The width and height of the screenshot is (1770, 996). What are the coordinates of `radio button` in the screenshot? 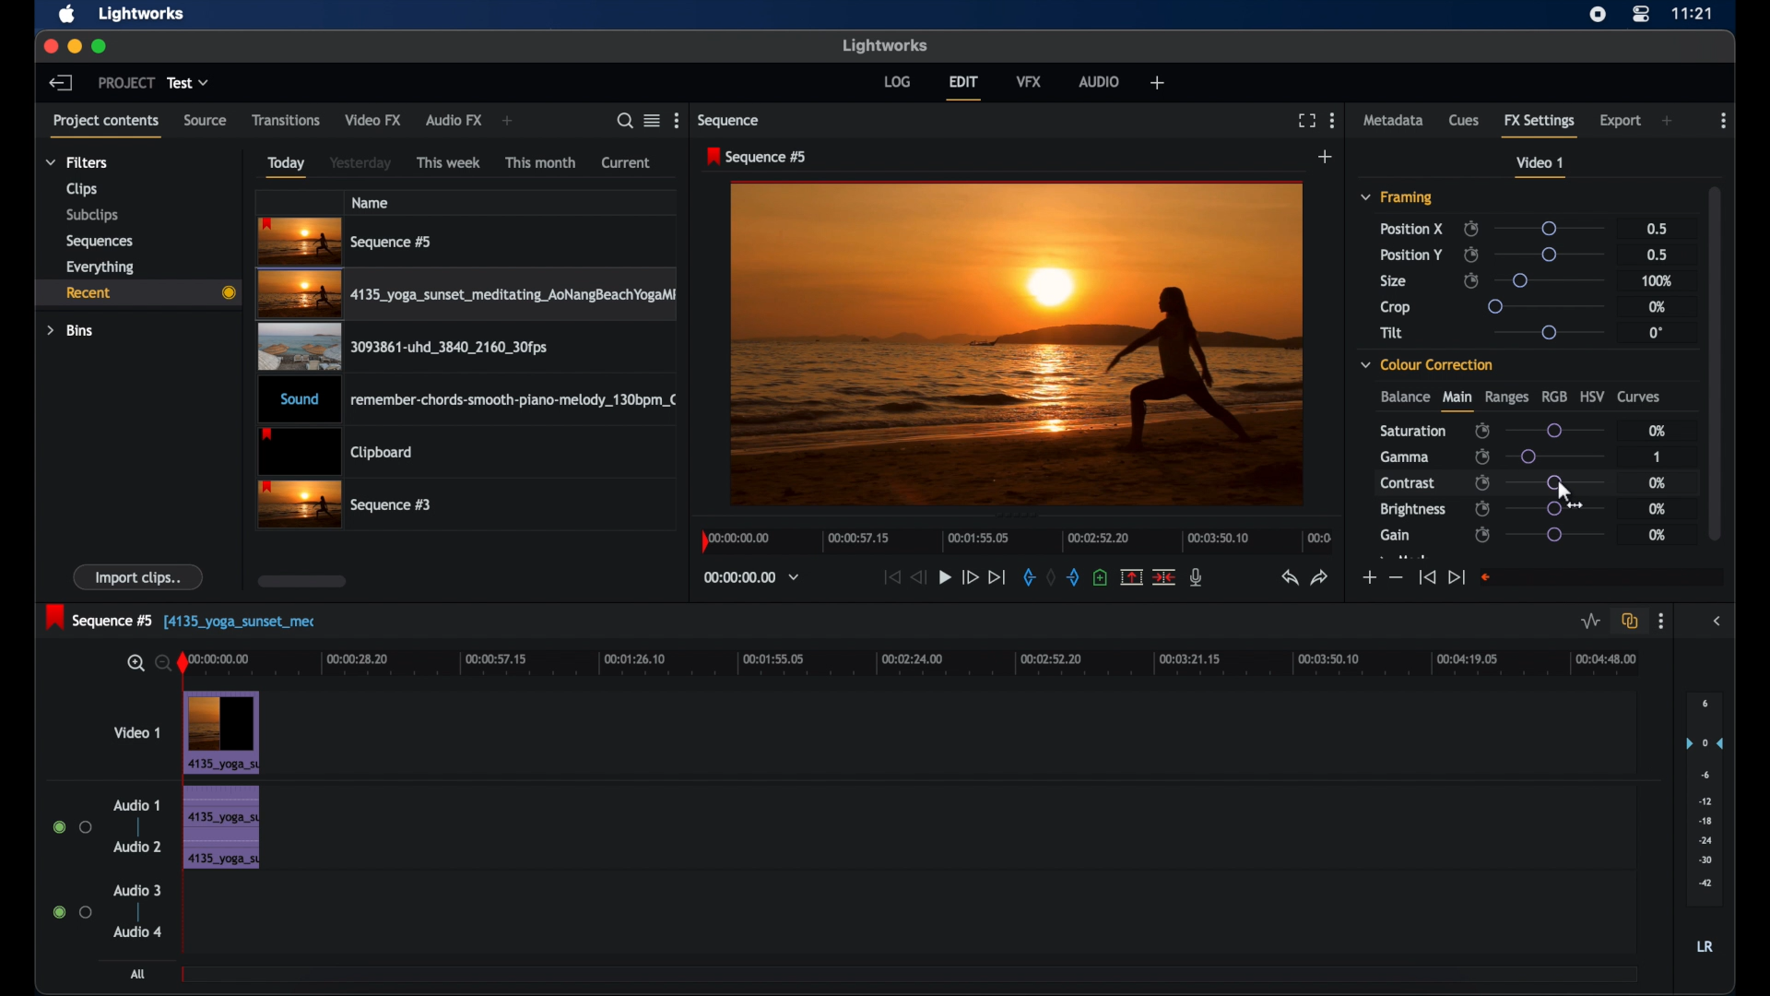 It's located at (72, 911).